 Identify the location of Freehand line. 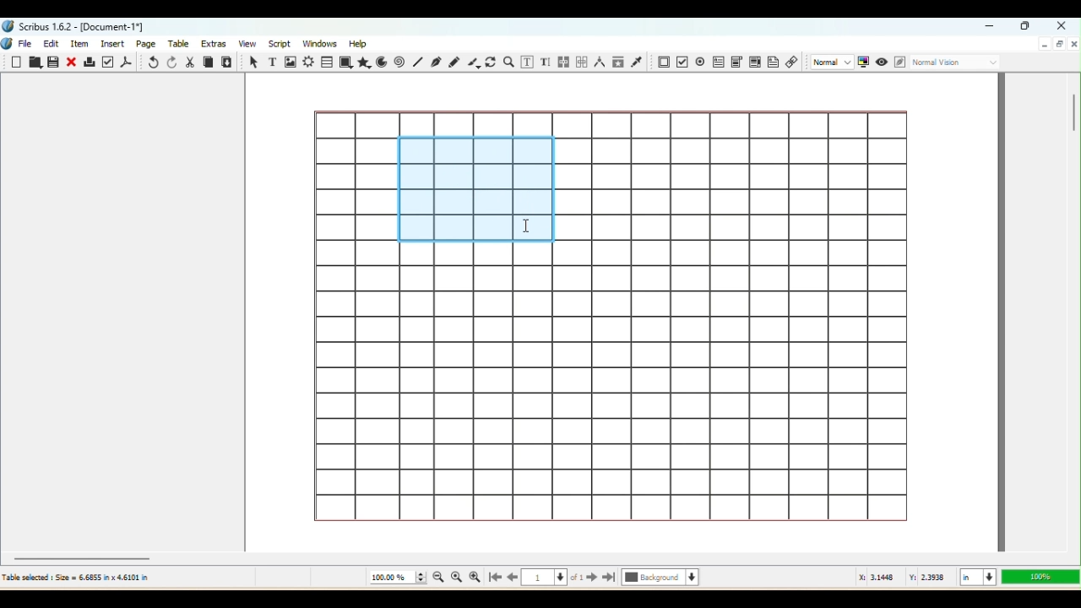
(454, 61).